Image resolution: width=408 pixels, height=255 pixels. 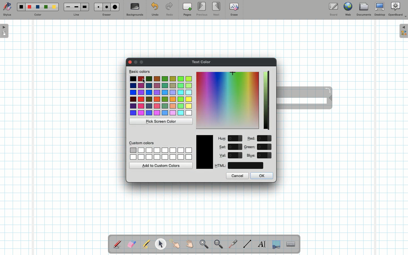 What do you see at coordinates (21, 7) in the screenshot?
I see `Black` at bounding box center [21, 7].